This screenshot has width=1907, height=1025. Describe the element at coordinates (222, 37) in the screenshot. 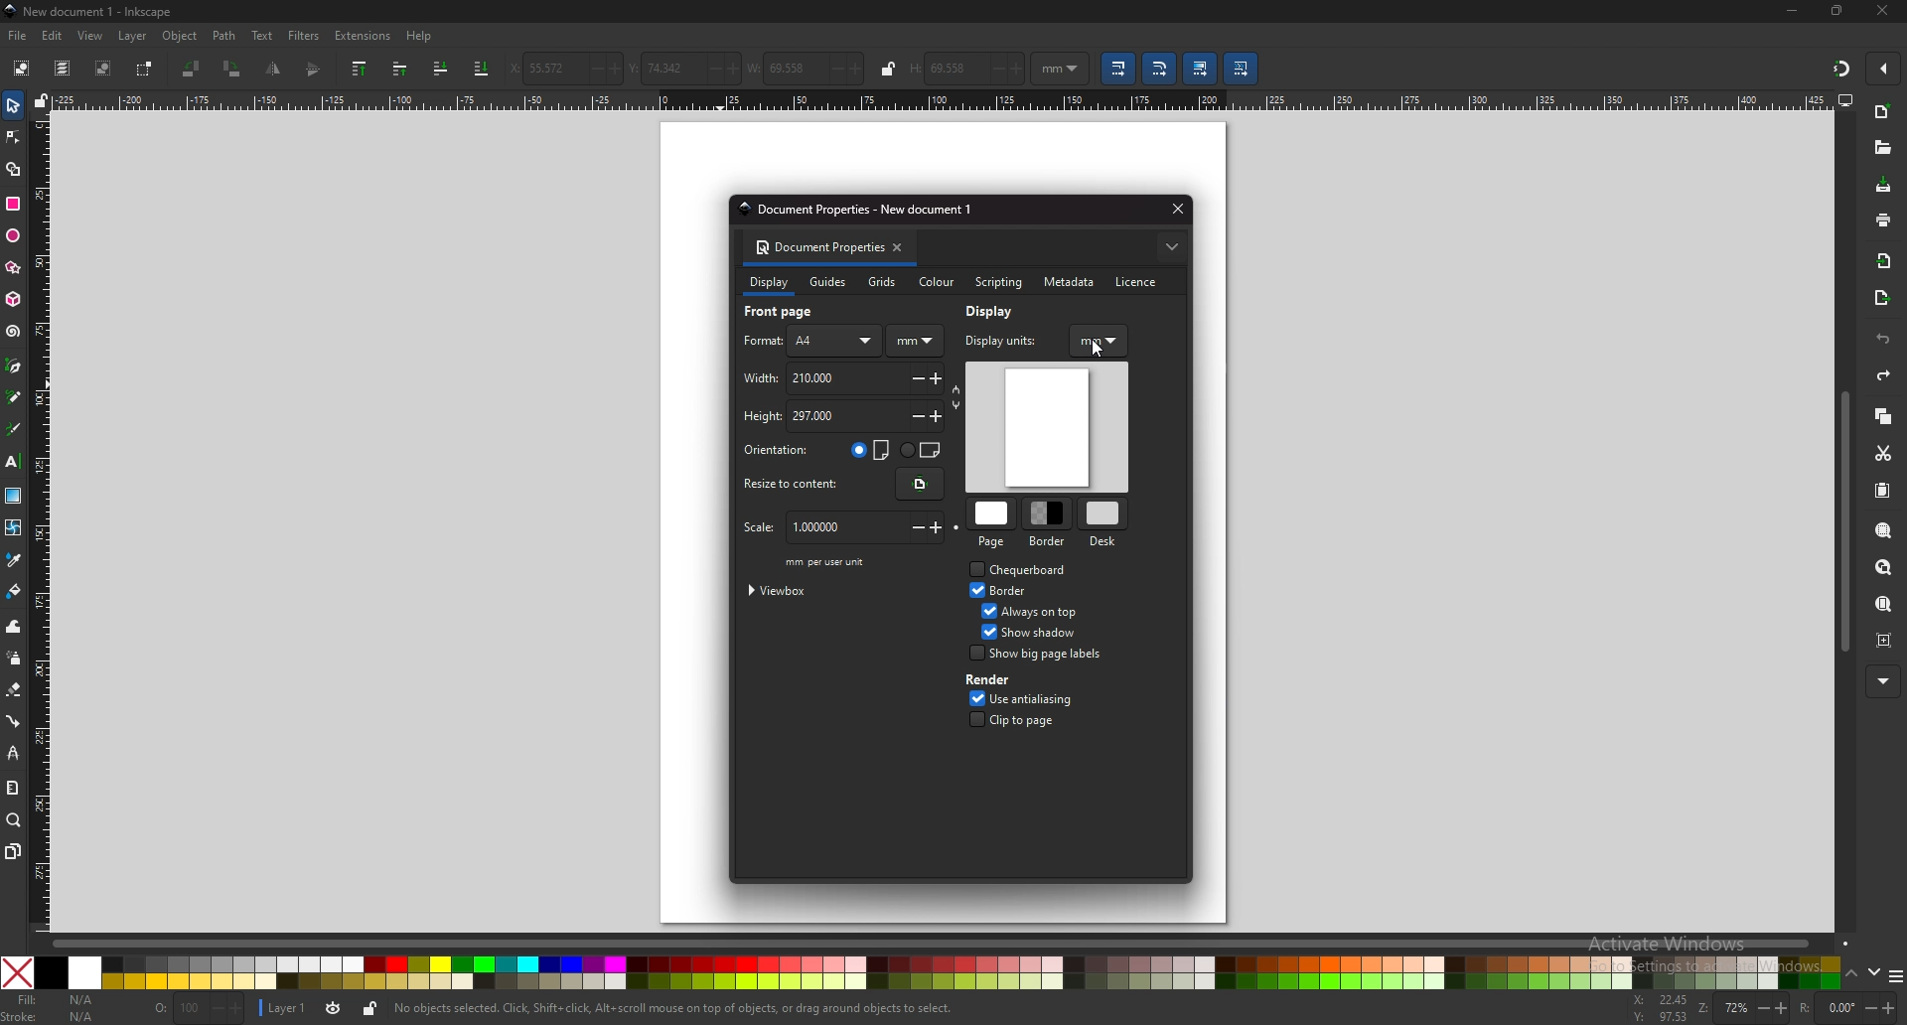

I see `path` at that location.